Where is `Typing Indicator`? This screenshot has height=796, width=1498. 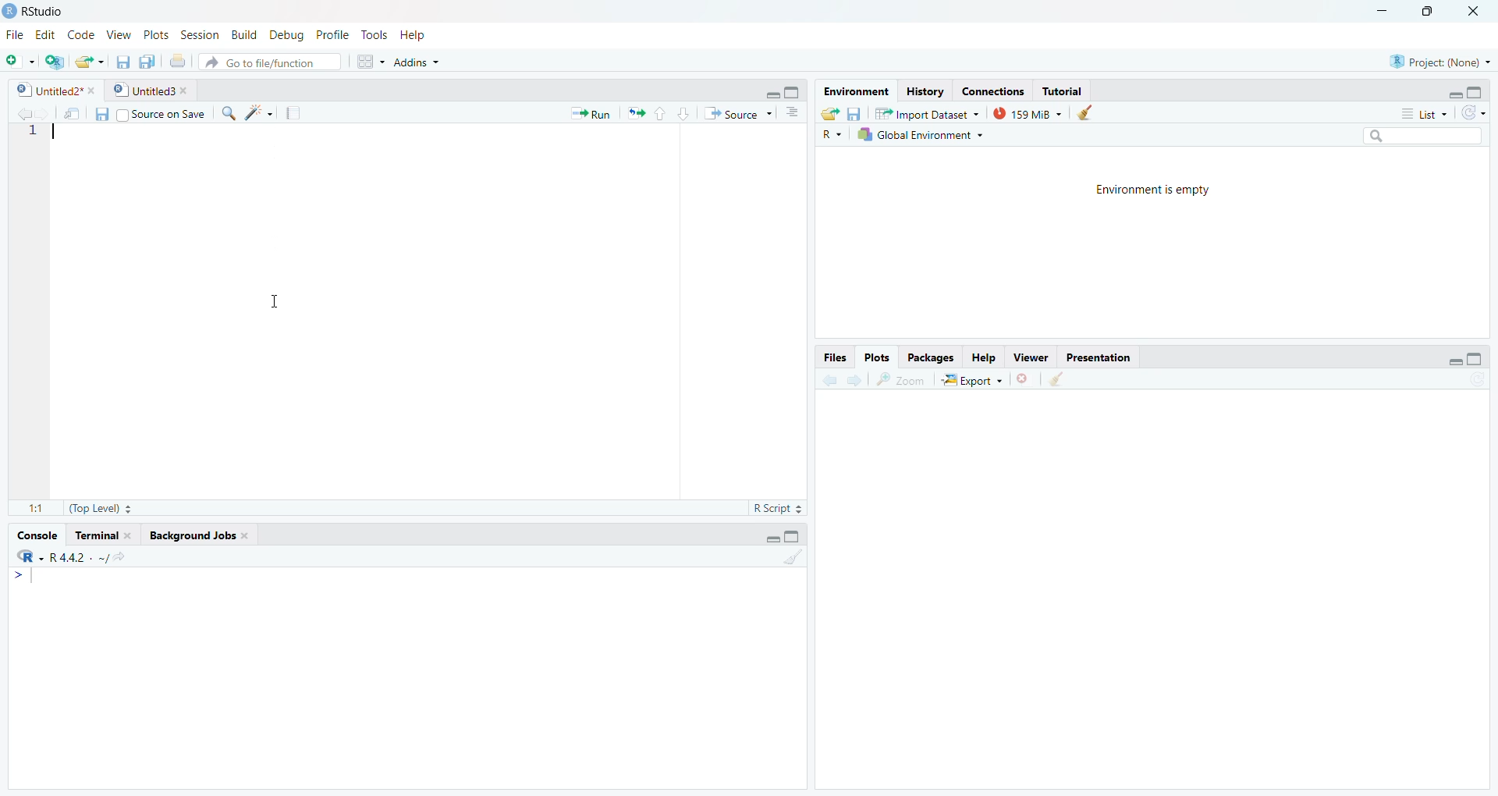 Typing Indicator is located at coordinates (23, 577).